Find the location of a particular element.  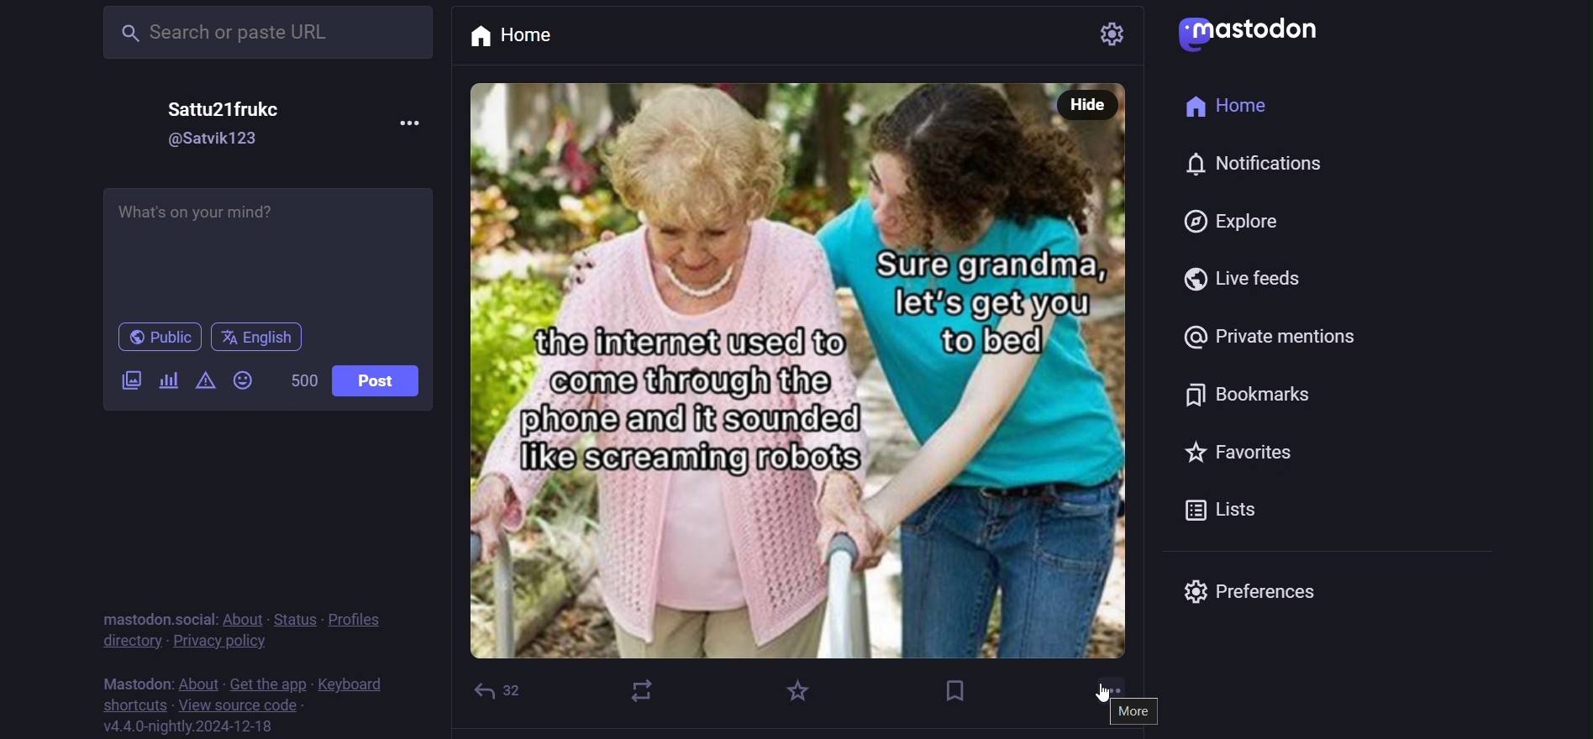

mastodon is located at coordinates (133, 681).